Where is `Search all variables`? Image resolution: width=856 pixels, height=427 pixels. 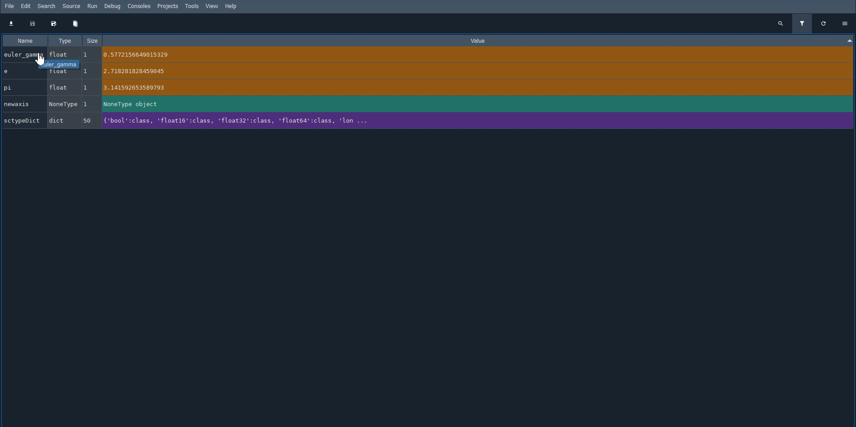 Search all variables is located at coordinates (781, 23).